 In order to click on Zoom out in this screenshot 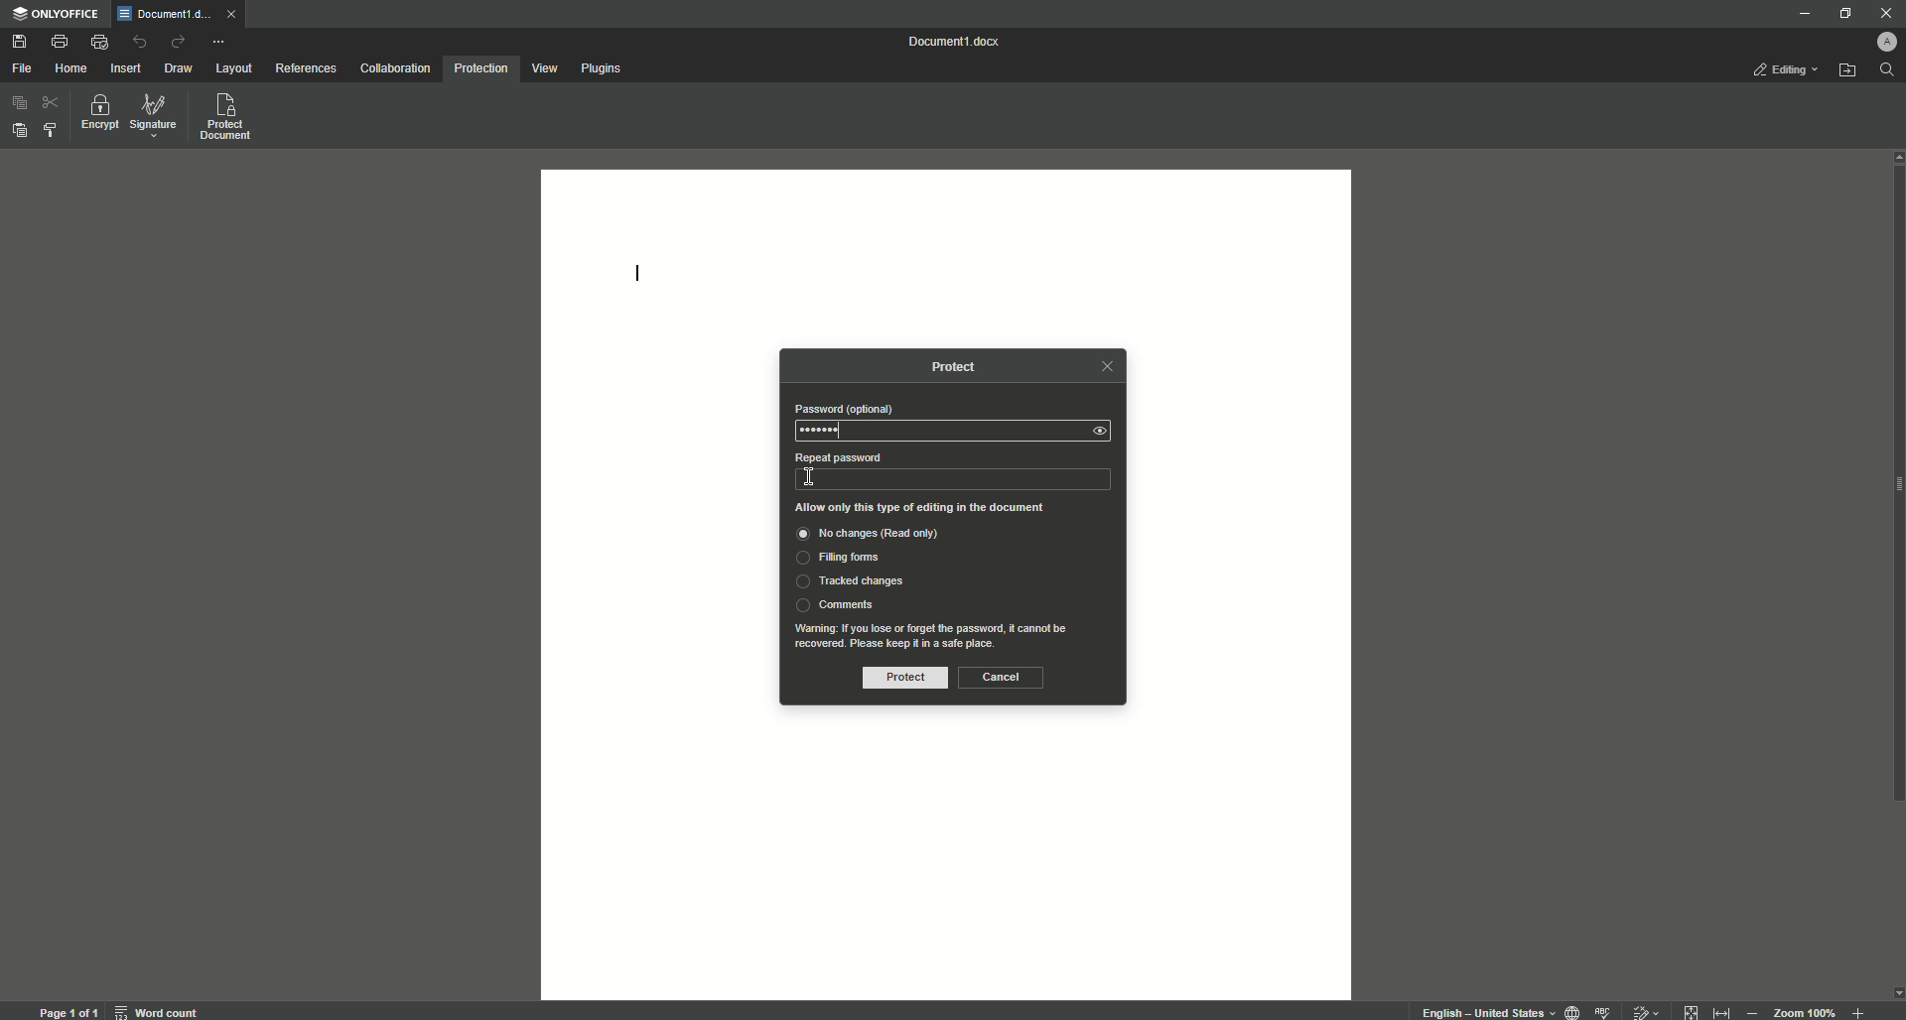, I will do `click(1751, 1009)`.